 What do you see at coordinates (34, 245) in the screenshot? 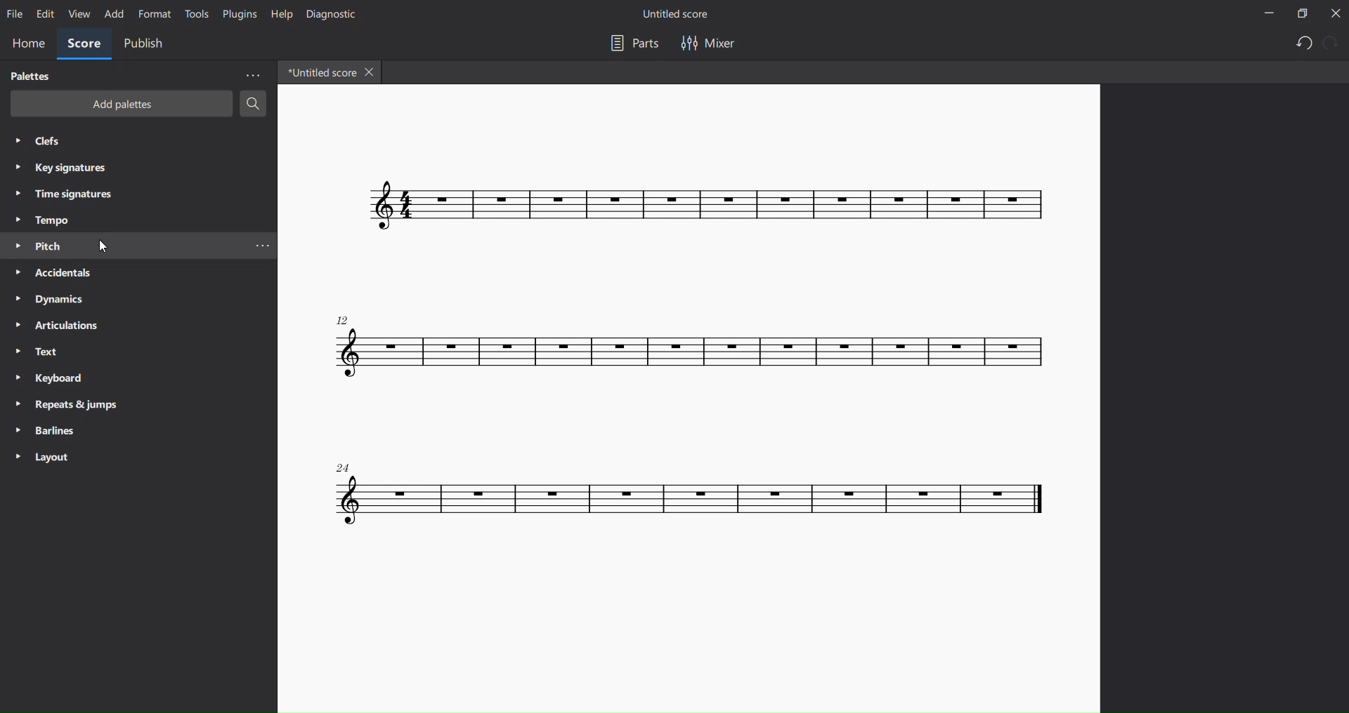
I see `pitch` at bounding box center [34, 245].